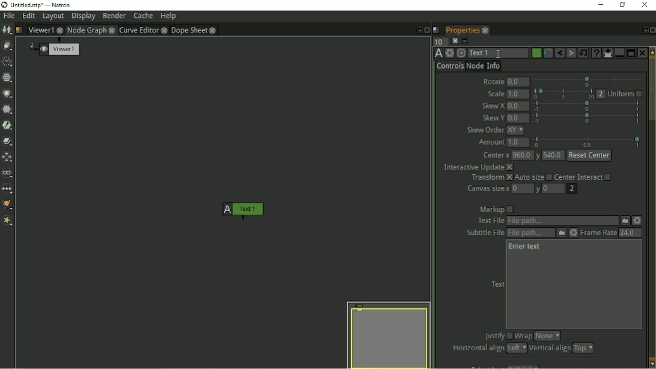 The height and width of the screenshot is (369, 656). What do you see at coordinates (536, 53) in the screenshot?
I see `Choose color` at bounding box center [536, 53].